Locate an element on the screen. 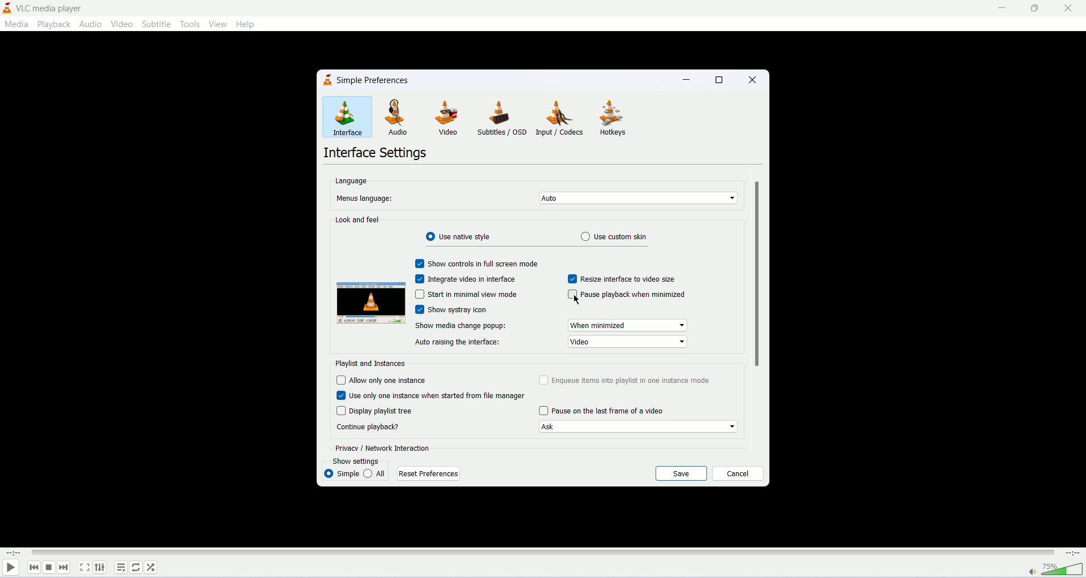  Checkbox is located at coordinates (420, 278).